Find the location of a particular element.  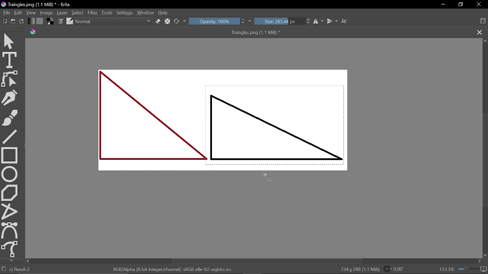

Gradient fill is located at coordinates (31, 21).